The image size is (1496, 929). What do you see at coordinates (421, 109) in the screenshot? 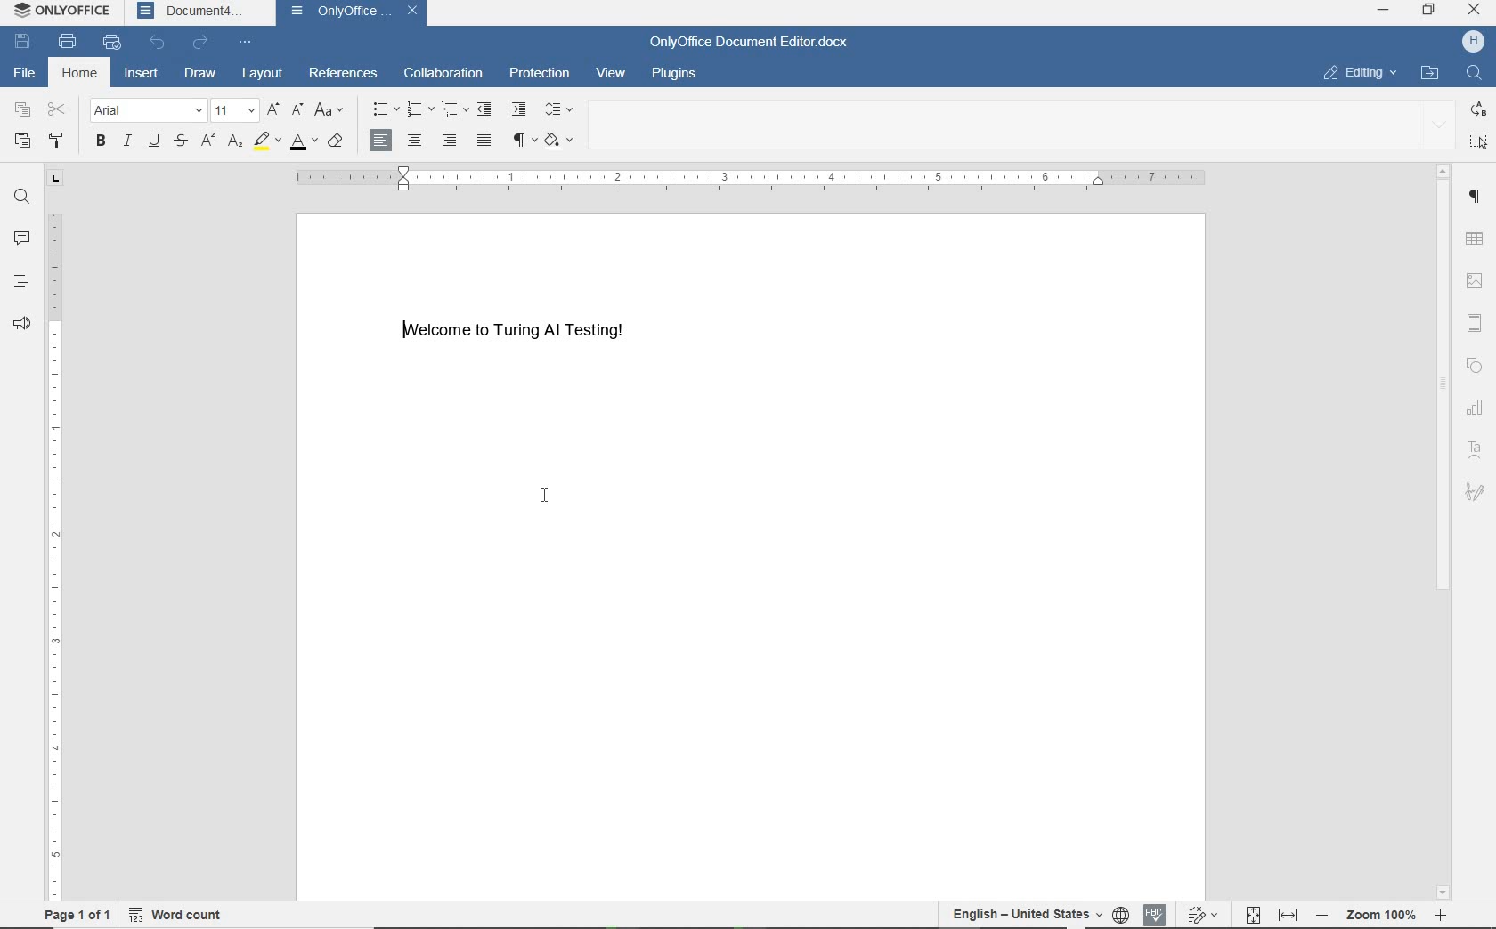
I see `numbering` at bounding box center [421, 109].